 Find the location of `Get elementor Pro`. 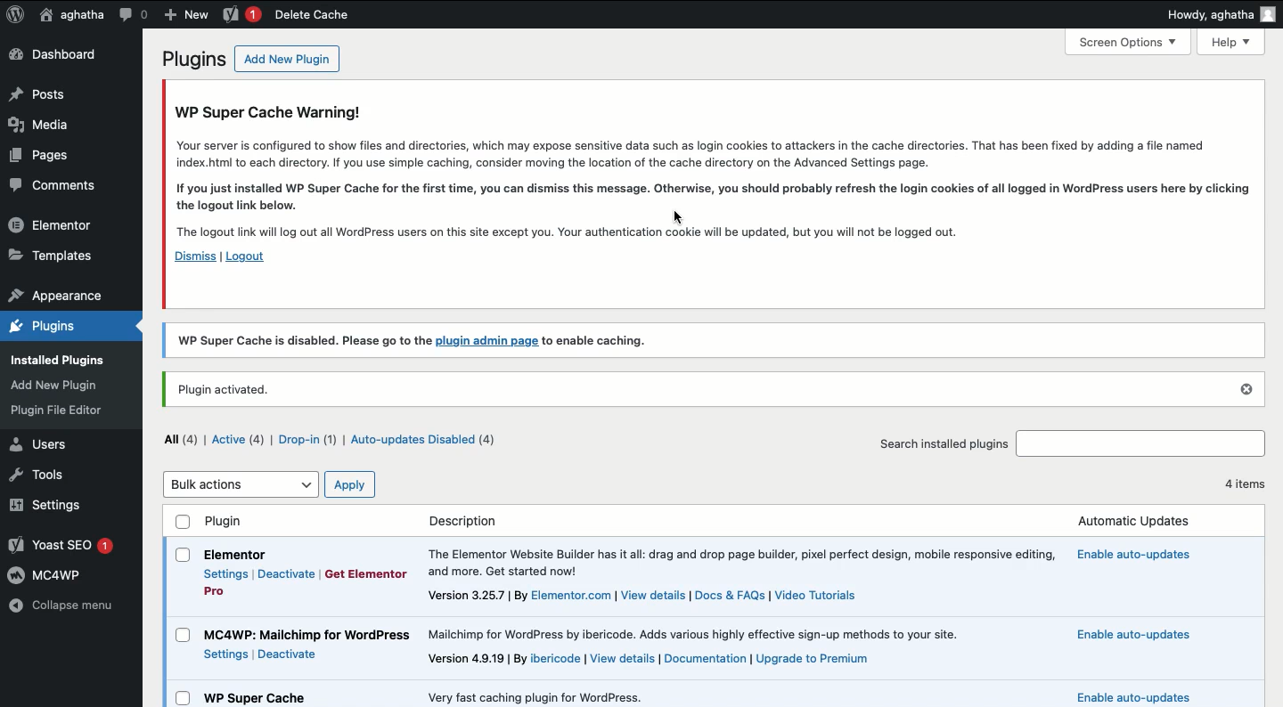

Get elementor Pro is located at coordinates (364, 573).